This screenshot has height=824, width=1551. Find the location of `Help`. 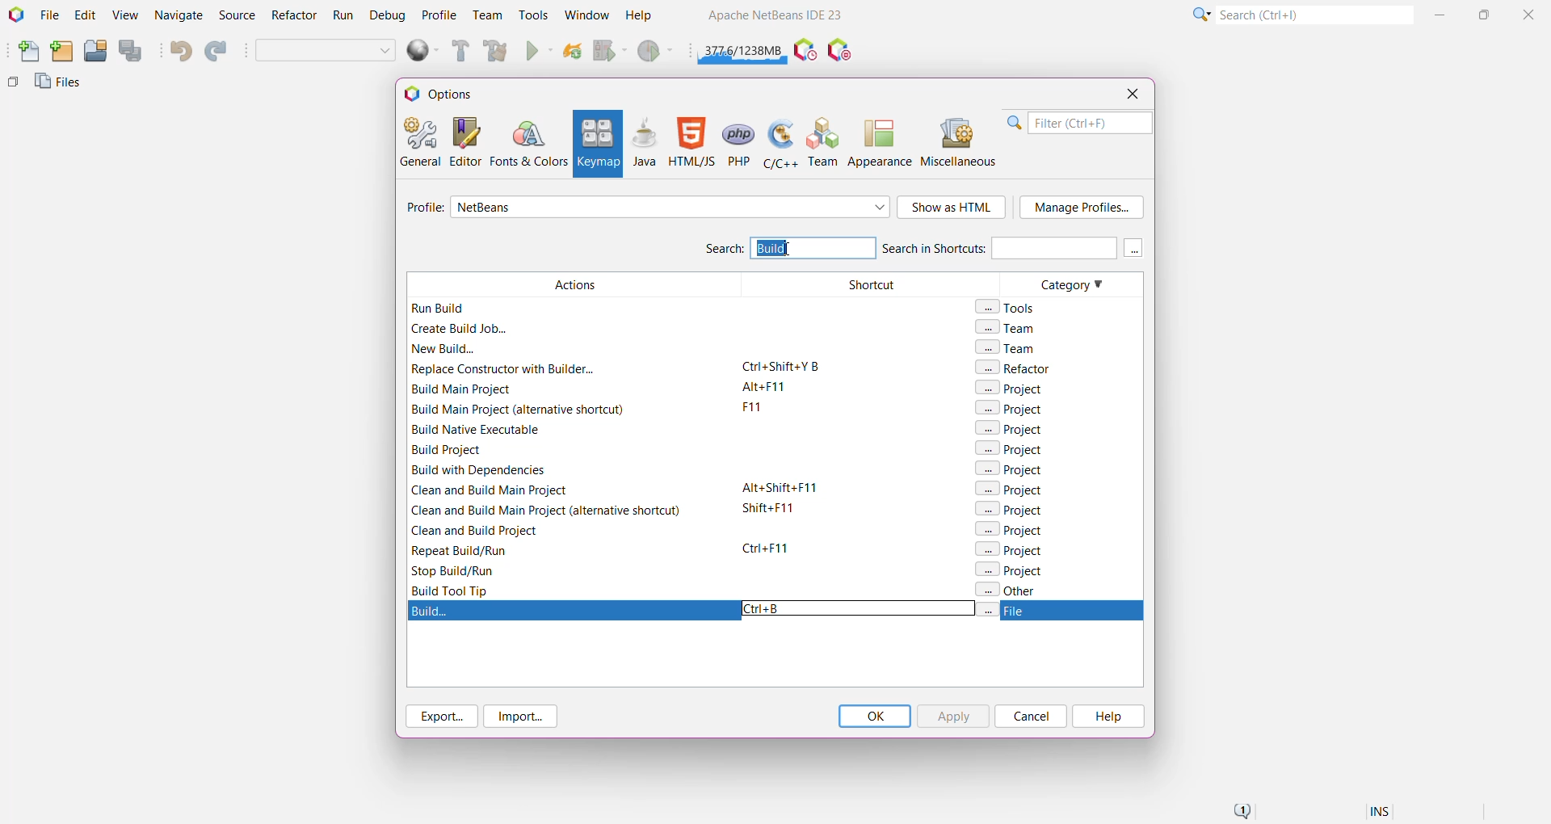

Help is located at coordinates (1107, 717).